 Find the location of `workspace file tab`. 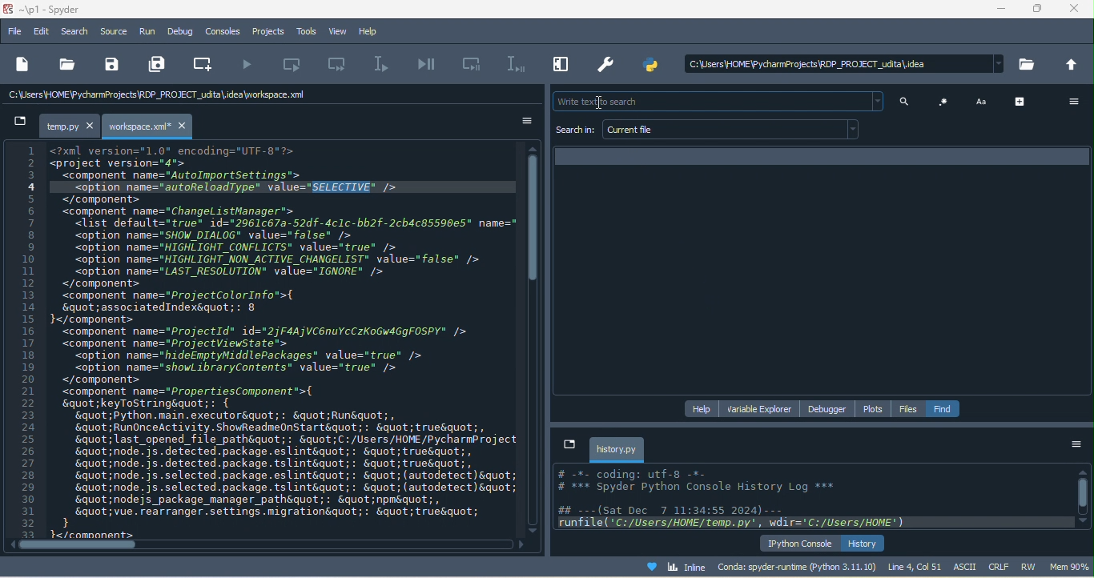

workspace file tab is located at coordinates (150, 126).